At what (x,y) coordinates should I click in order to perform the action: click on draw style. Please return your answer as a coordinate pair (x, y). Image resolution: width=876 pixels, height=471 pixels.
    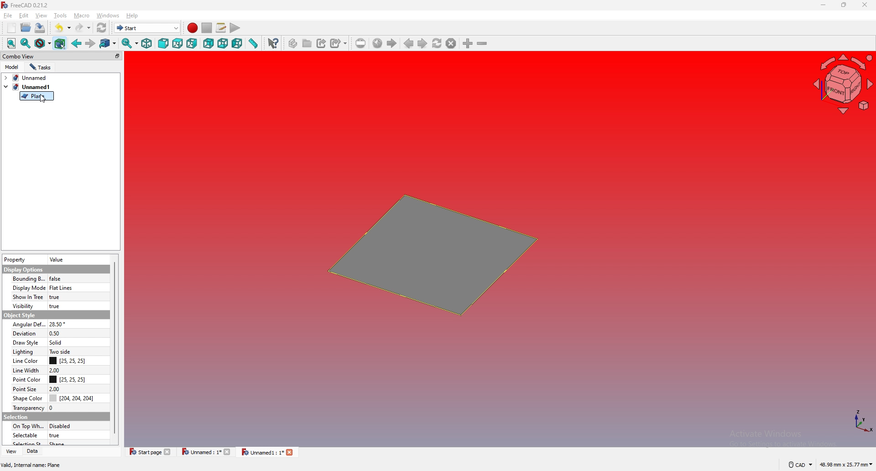
    Looking at the image, I should click on (24, 342).